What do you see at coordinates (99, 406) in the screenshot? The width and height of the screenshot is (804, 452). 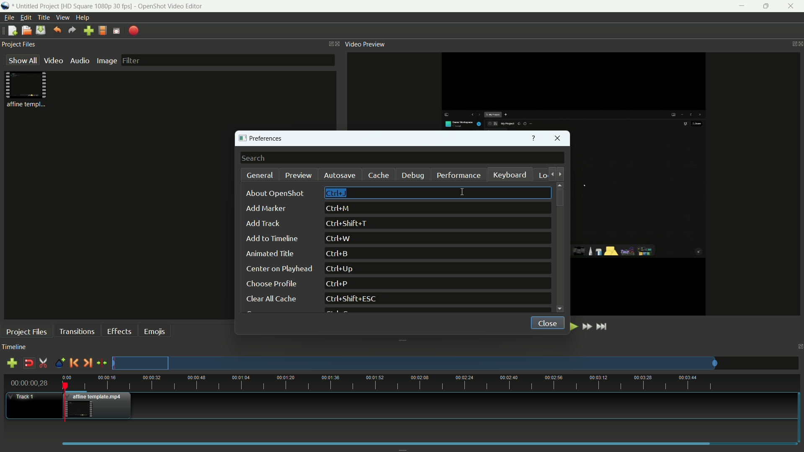 I see `video in timeline` at bounding box center [99, 406].